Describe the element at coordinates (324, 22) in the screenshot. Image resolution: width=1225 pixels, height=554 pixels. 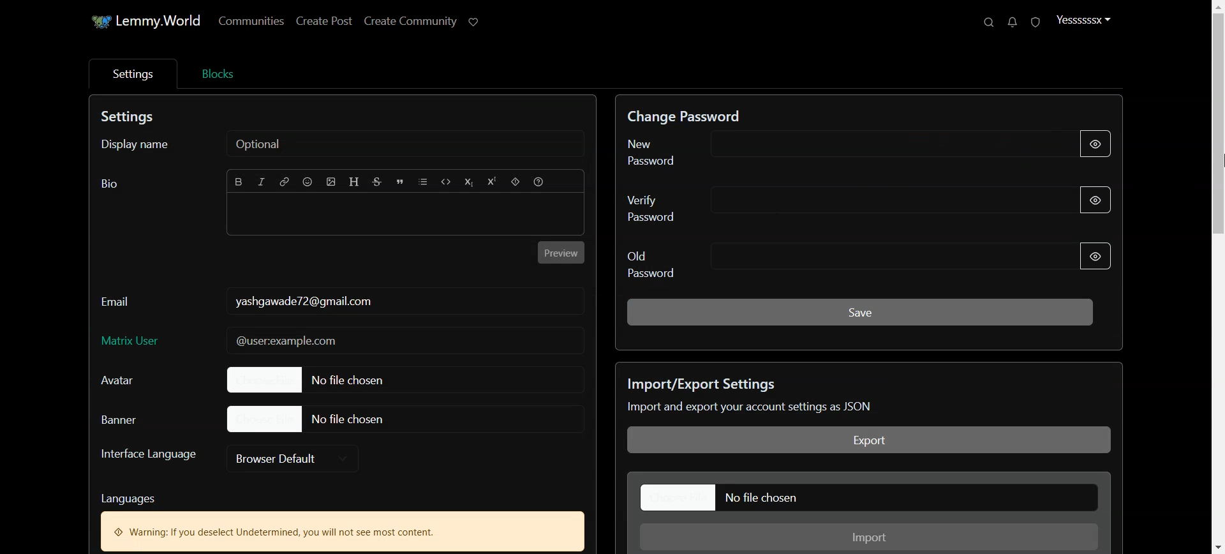
I see `Create Post` at that location.